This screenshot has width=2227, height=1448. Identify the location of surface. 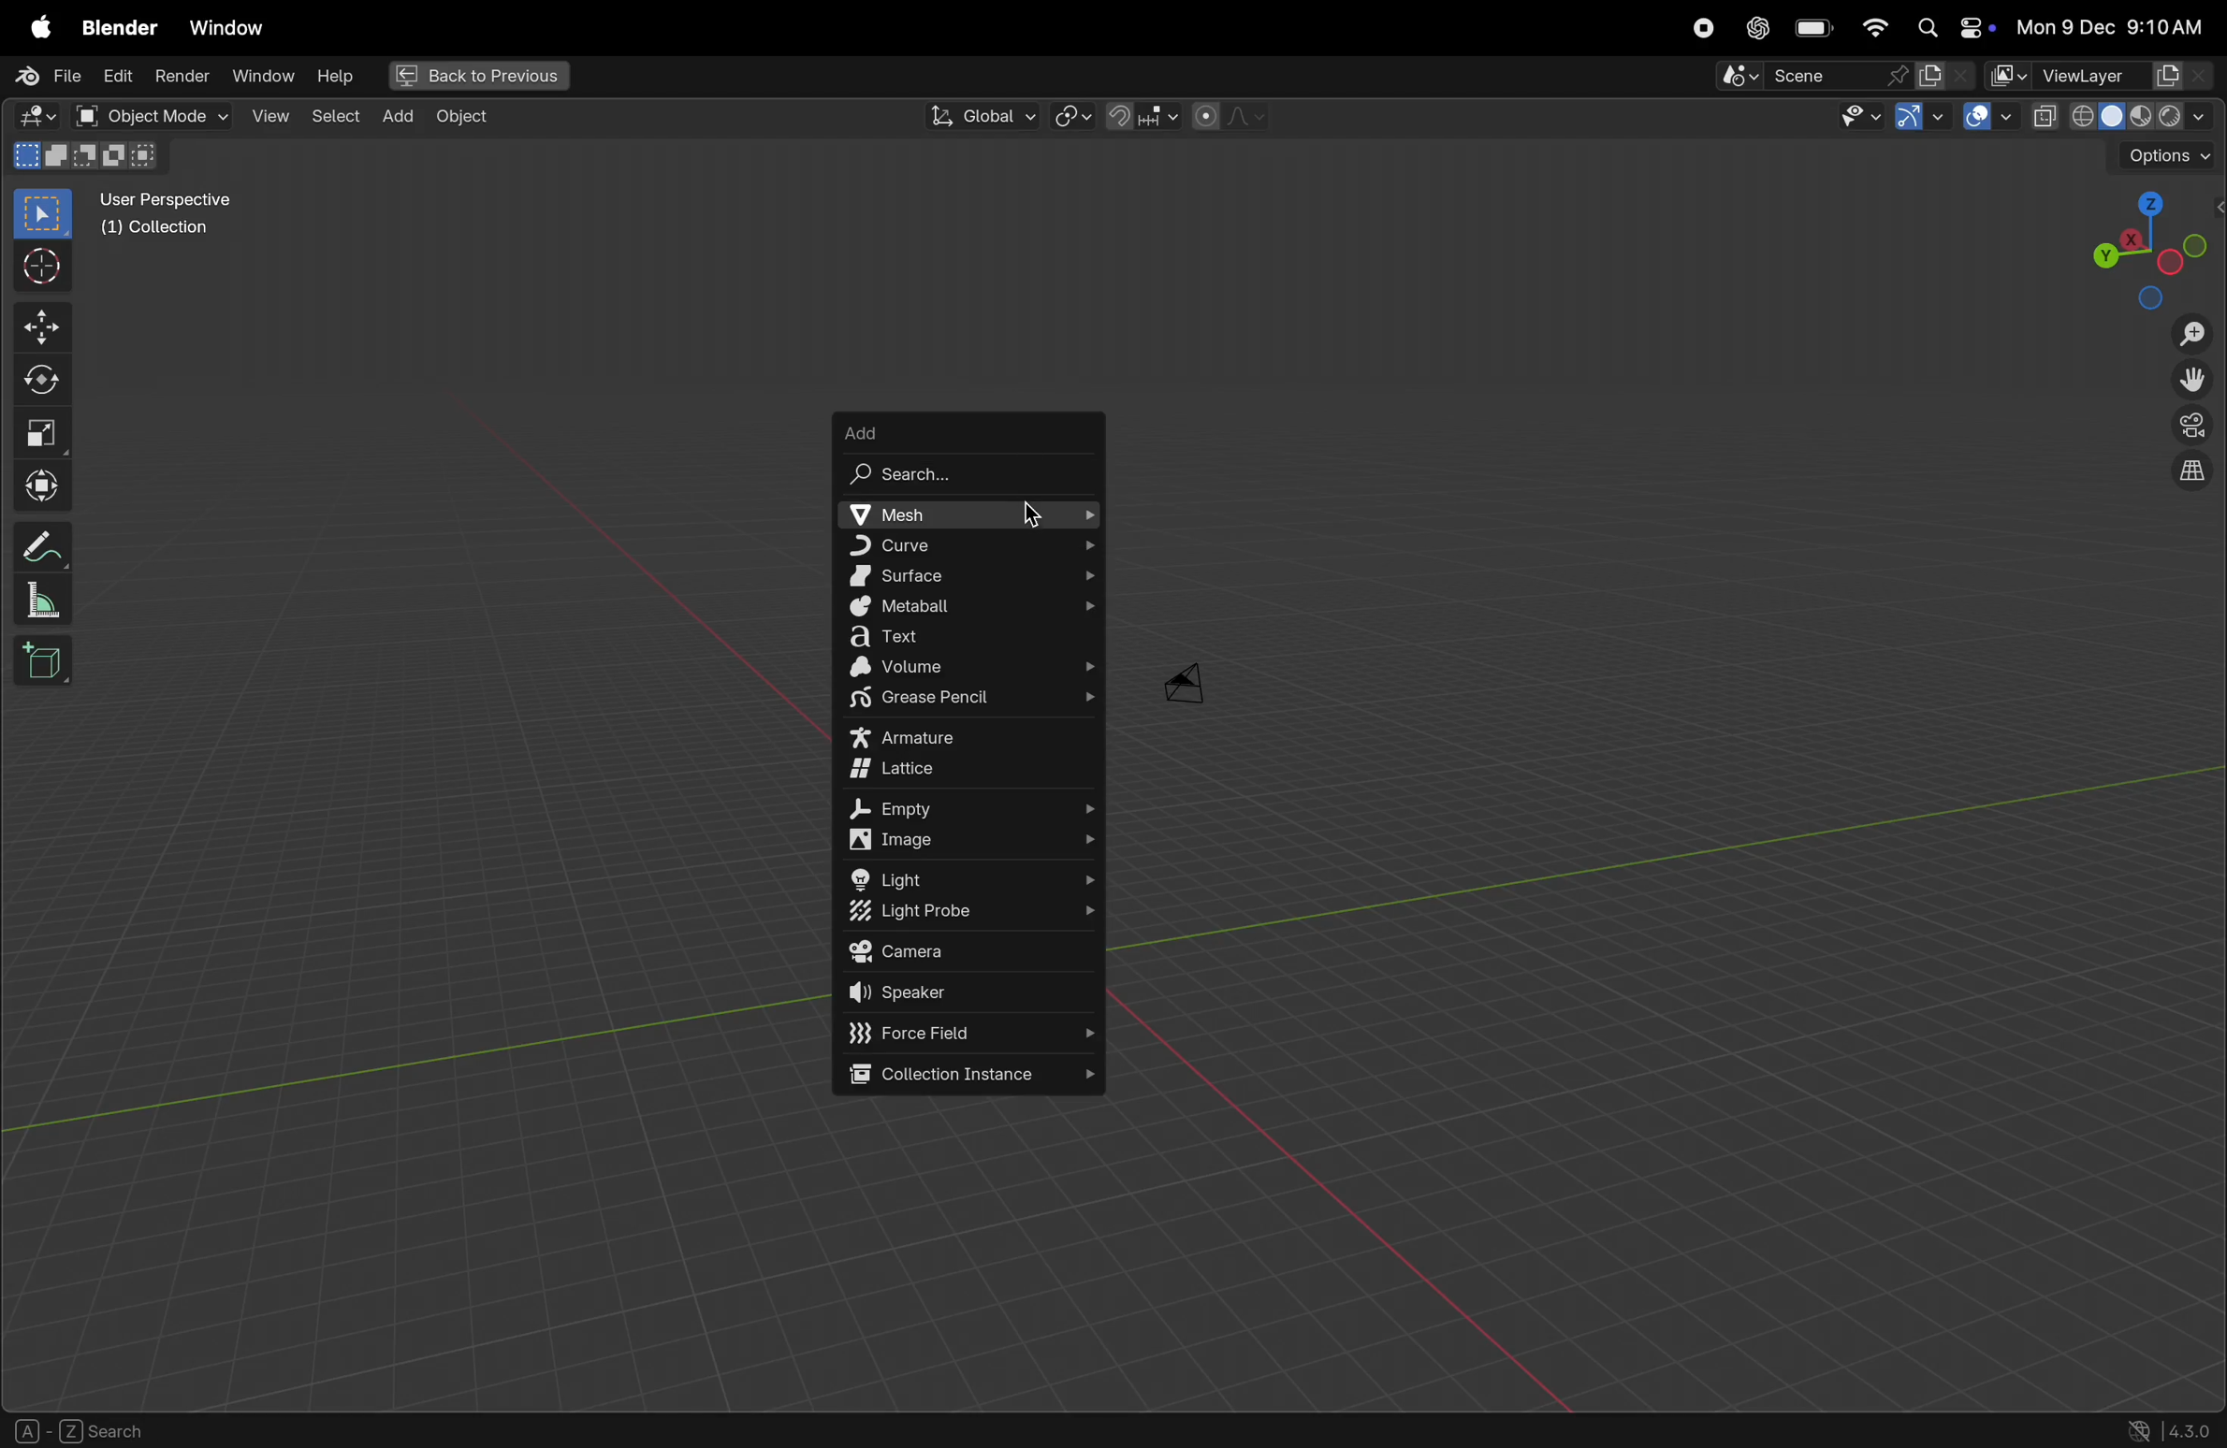
(969, 575).